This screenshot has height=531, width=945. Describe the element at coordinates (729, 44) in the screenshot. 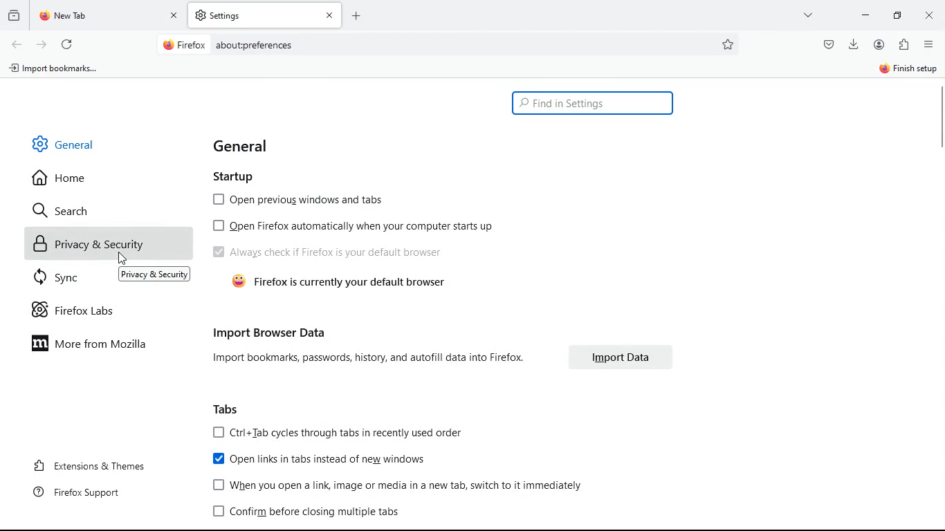

I see `preferences` at that location.